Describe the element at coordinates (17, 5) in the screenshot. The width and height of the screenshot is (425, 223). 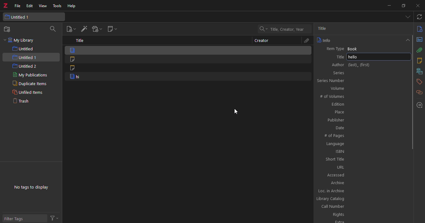
I see `file` at that location.